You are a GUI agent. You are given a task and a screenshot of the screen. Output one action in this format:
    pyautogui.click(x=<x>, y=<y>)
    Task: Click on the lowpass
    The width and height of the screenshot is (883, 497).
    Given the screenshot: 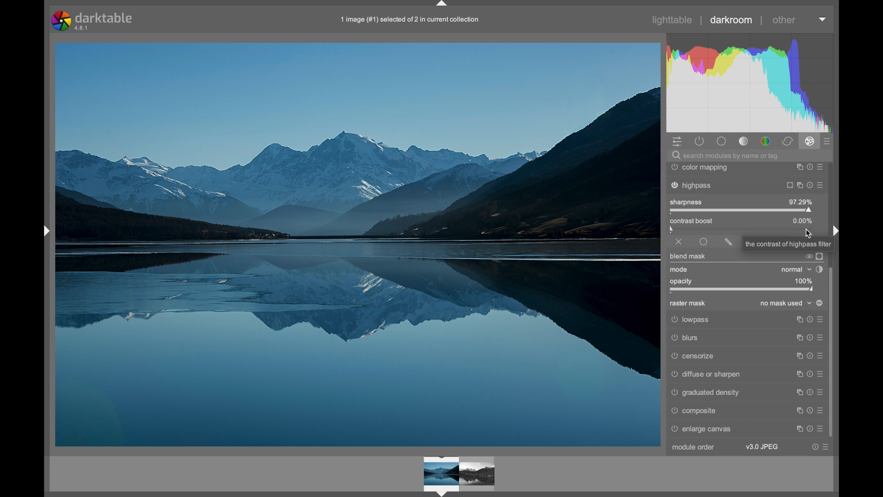 What is the action you would take?
    pyautogui.click(x=745, y=320)
    